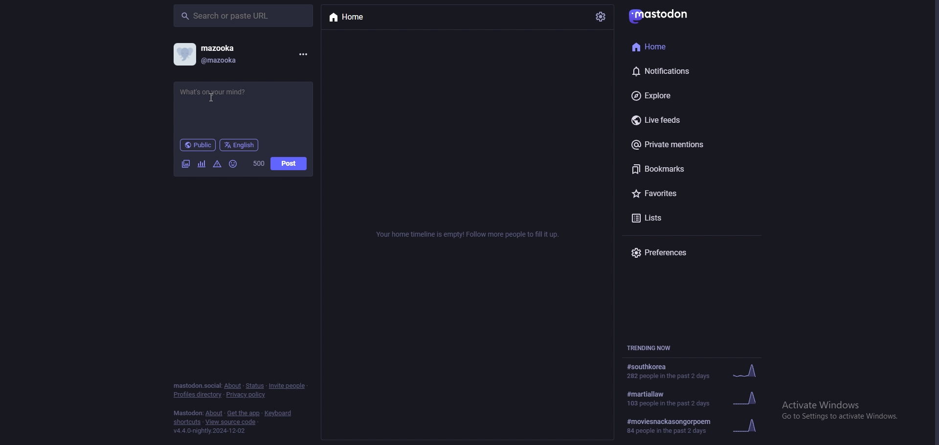  Describe the element at coordinates (259, 163) in the screenshot. I see `word limit` at that location.